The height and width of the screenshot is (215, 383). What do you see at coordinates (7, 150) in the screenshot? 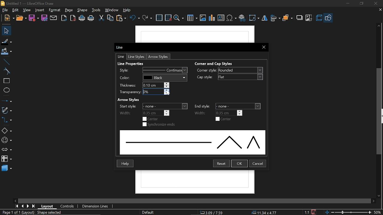
I see `arrows` at bounding box center [7, 150].